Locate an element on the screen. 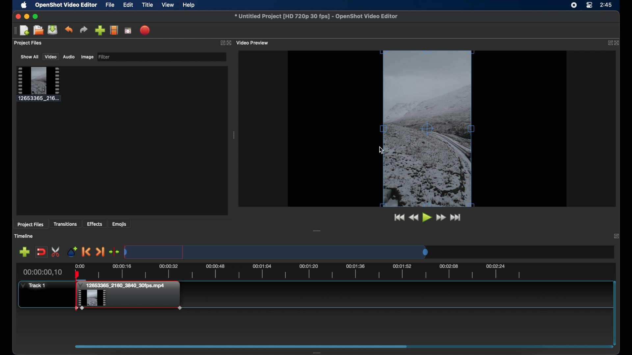 The height and width of the screenshot is (355, 632). add track is located at coordinates (24, 252).